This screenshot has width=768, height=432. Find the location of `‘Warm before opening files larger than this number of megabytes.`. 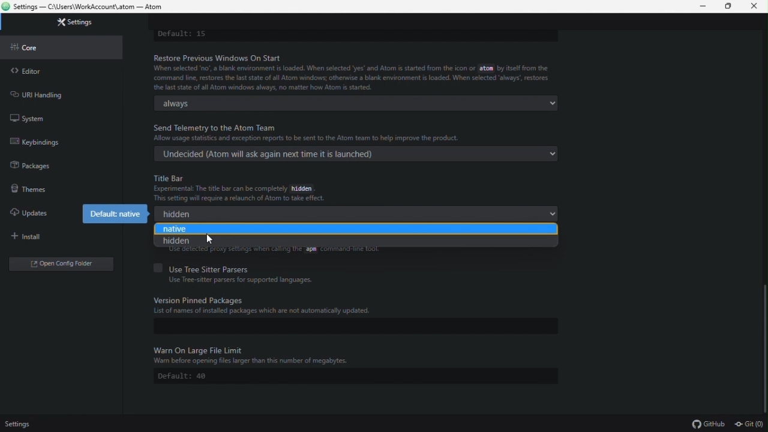

‘Warm before opening files larger than this number of megabytes. is located at coordinates (254, 362).